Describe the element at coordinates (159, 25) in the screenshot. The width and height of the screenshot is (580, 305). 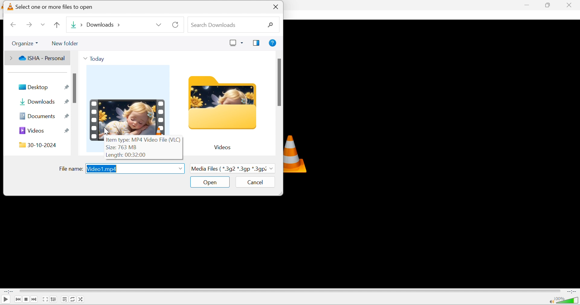
I see `Drop down` at that location.